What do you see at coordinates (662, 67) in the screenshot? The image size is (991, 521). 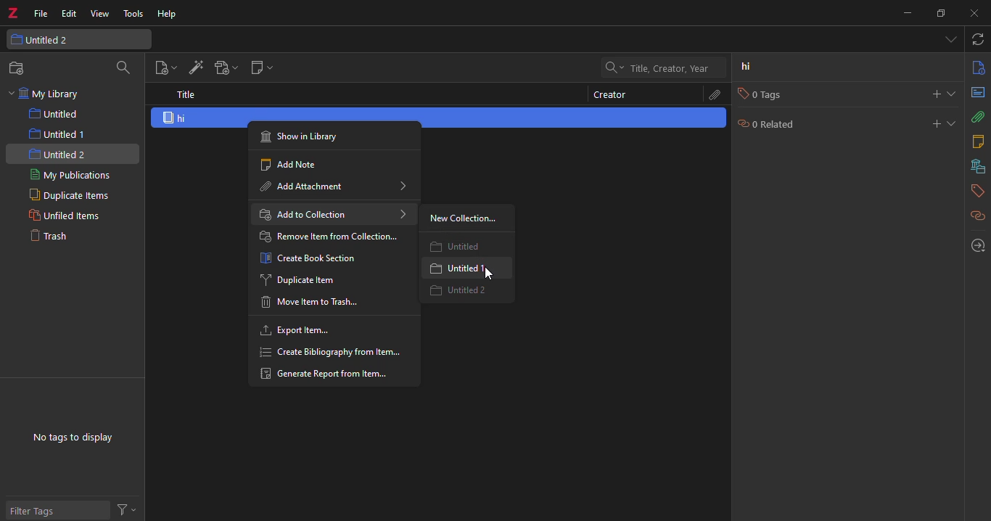 I see `search` at bounding box center [662, 67].